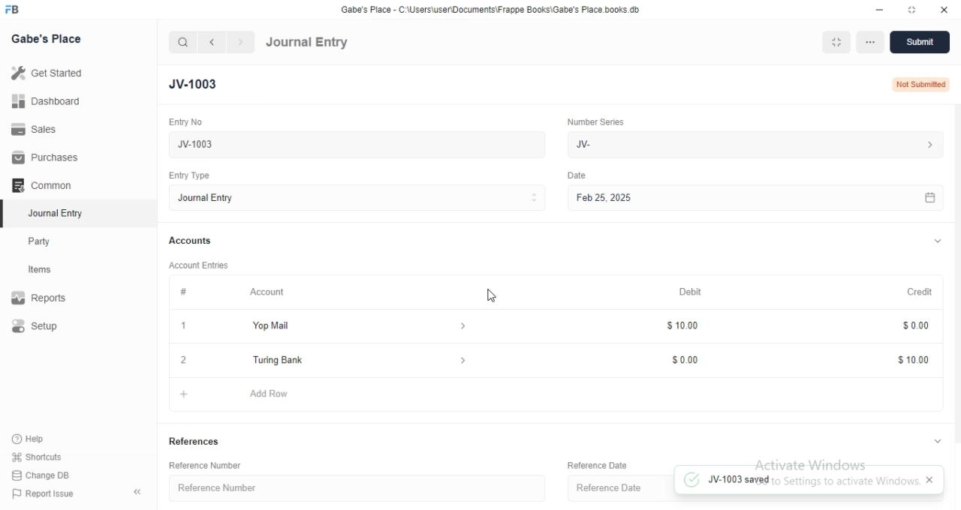 Image resolution: width=961 pixels, height=510 pixels. I want to click on References, so click(197, 441).